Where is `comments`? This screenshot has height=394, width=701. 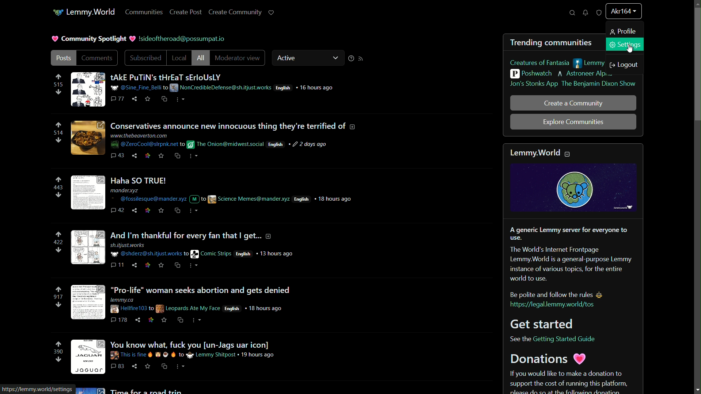 comments is located at coordinates (99, 58).